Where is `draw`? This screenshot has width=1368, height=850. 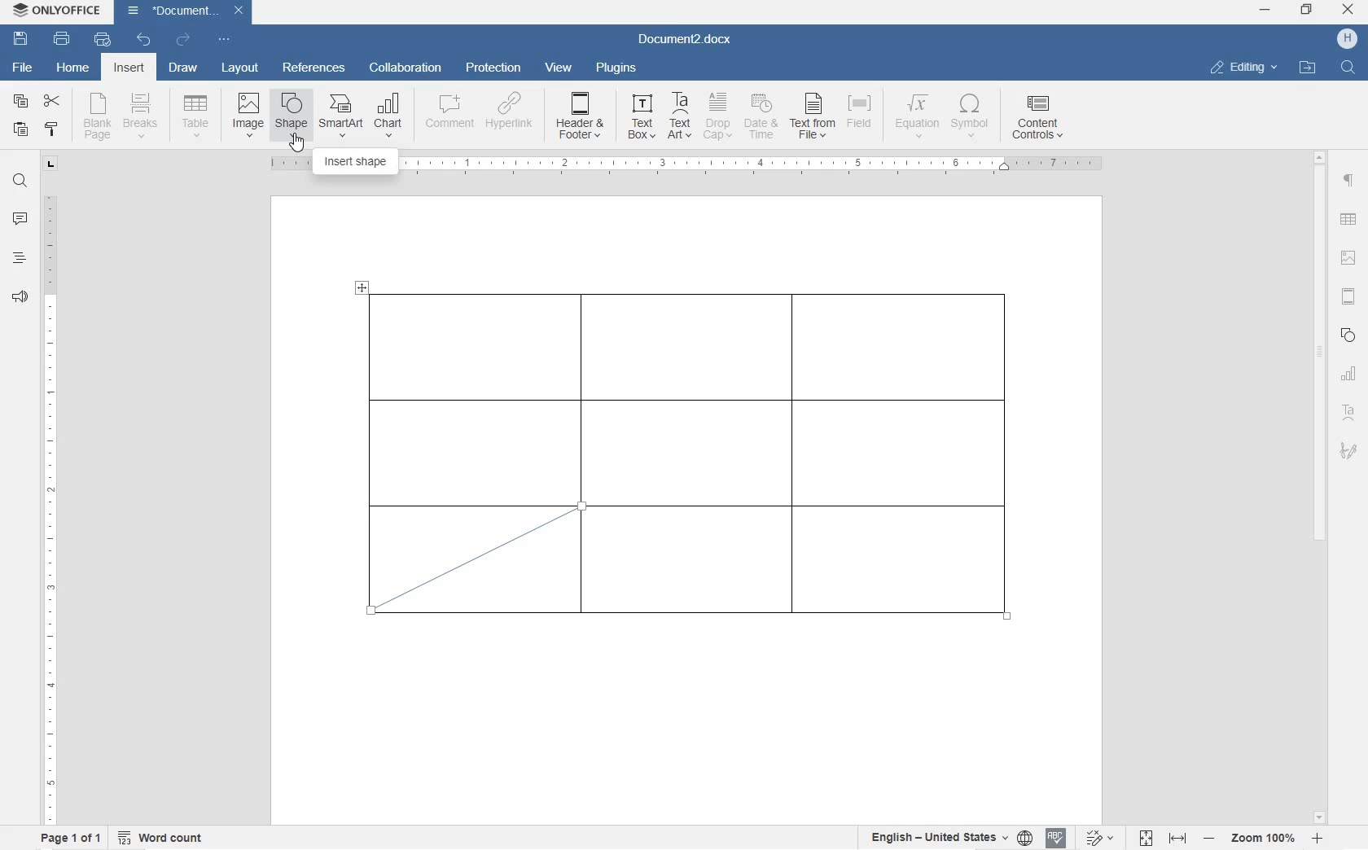
draw is located at coordinates (183, 68).